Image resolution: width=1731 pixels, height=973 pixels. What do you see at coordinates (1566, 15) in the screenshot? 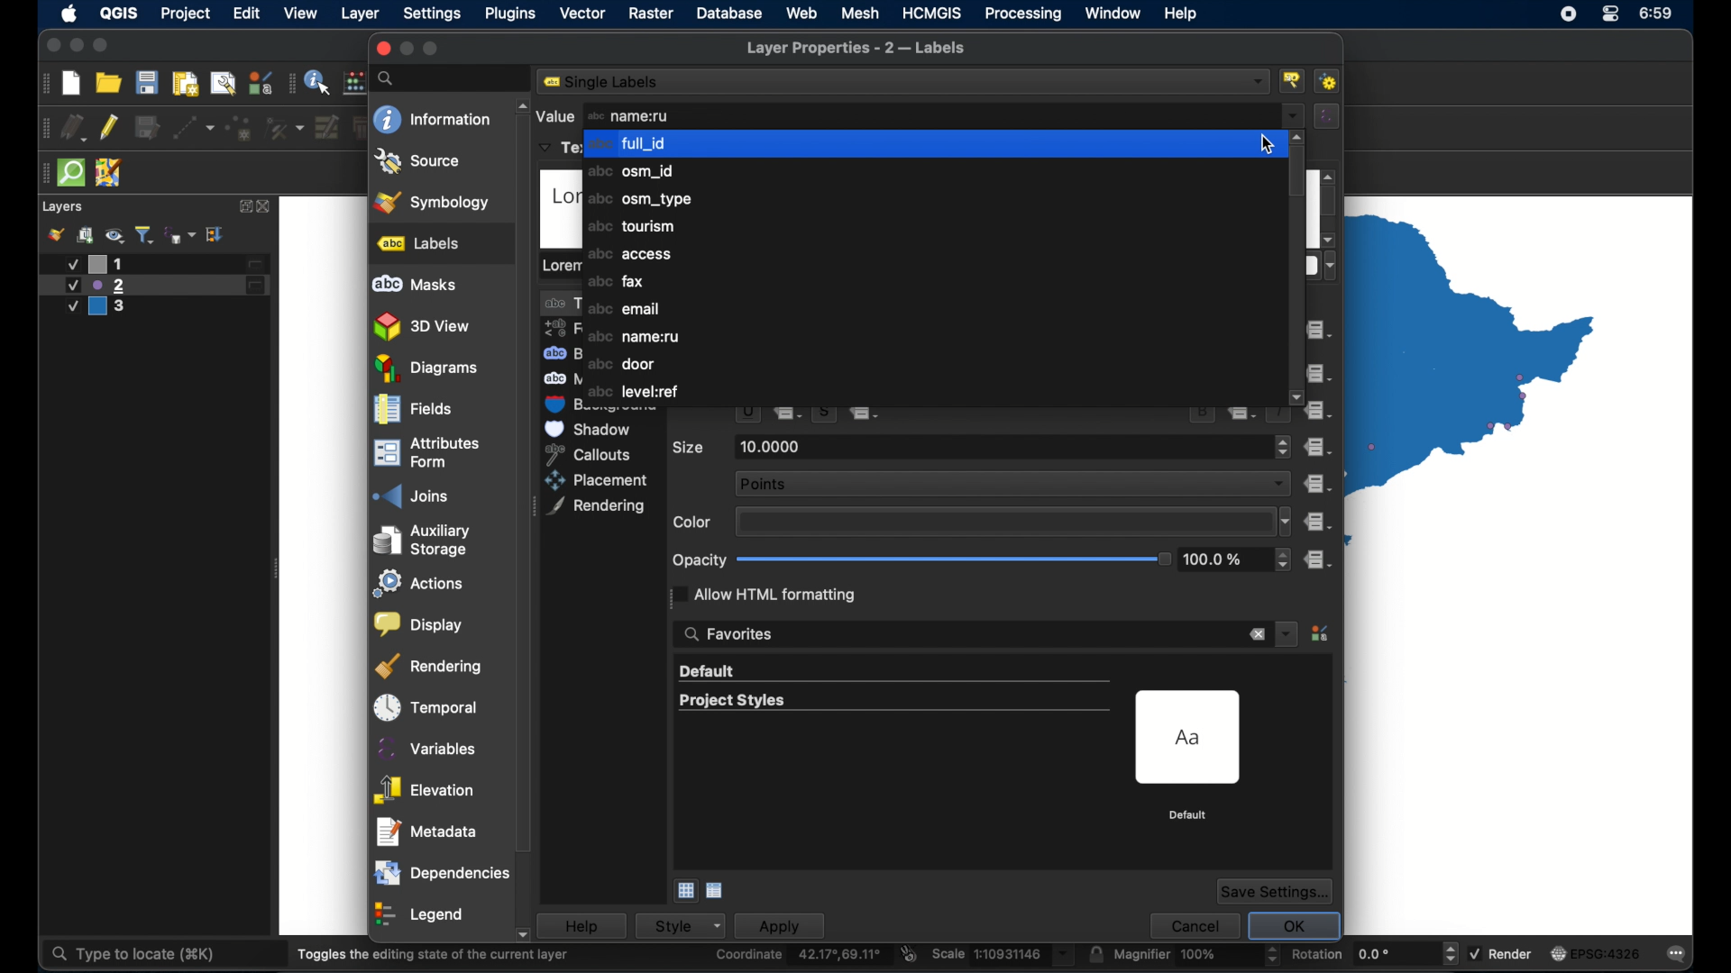
I see `control  center` at bounding box center [1566, 15].